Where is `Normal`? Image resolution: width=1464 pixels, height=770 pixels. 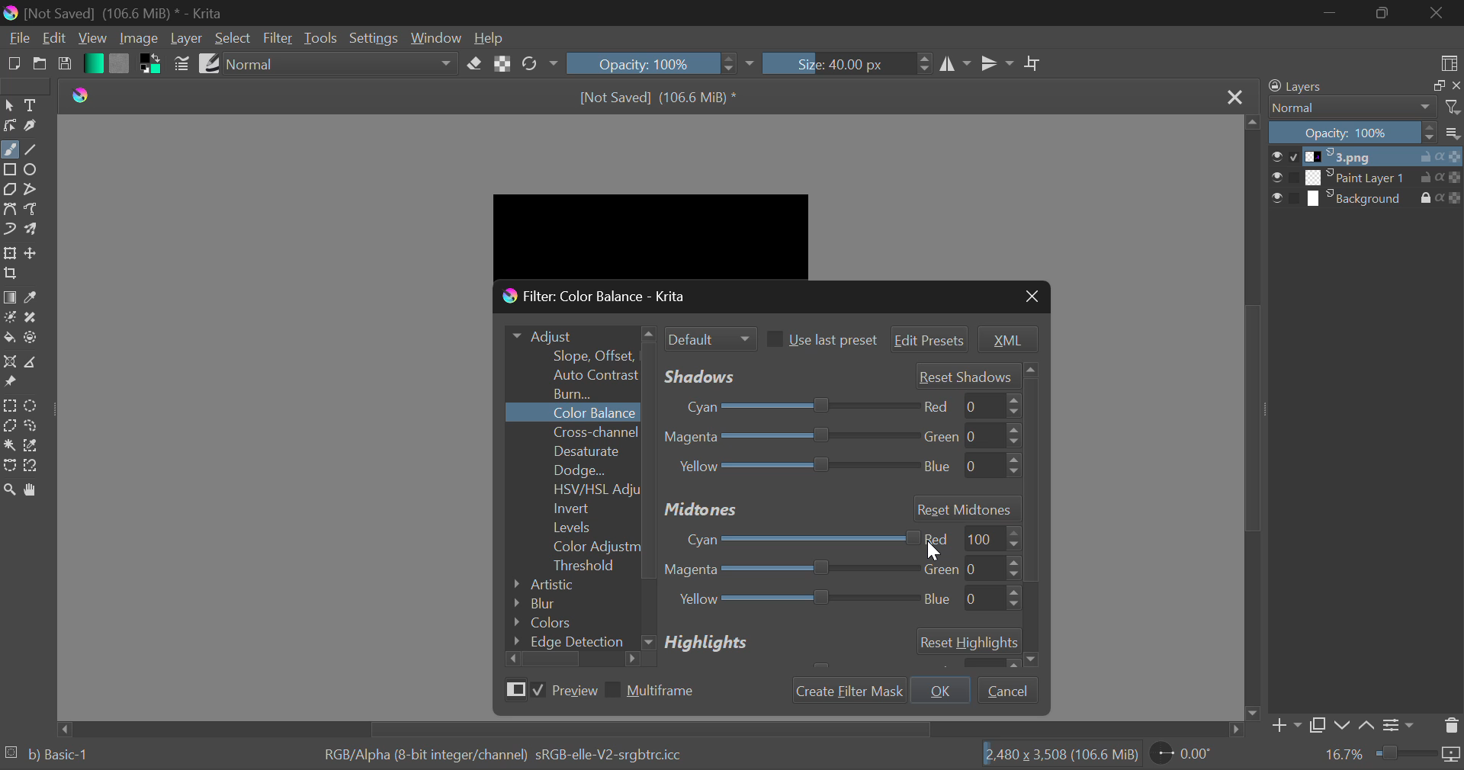
Normal is located at coordinates (1350, 108).